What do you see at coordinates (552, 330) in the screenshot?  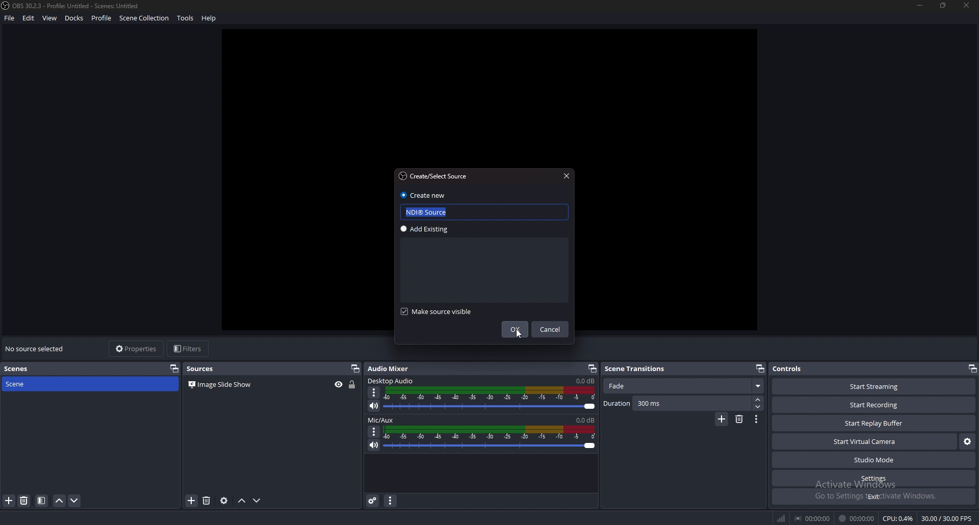 I see `cancel` at bounding box center [552, 330].